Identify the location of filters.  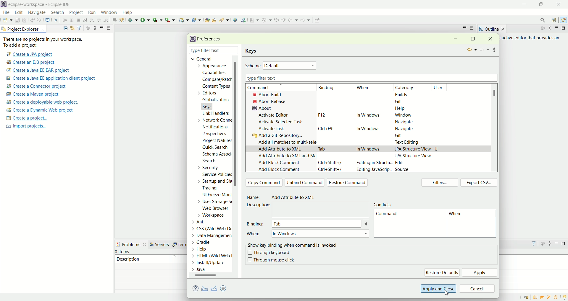
(441, 183).